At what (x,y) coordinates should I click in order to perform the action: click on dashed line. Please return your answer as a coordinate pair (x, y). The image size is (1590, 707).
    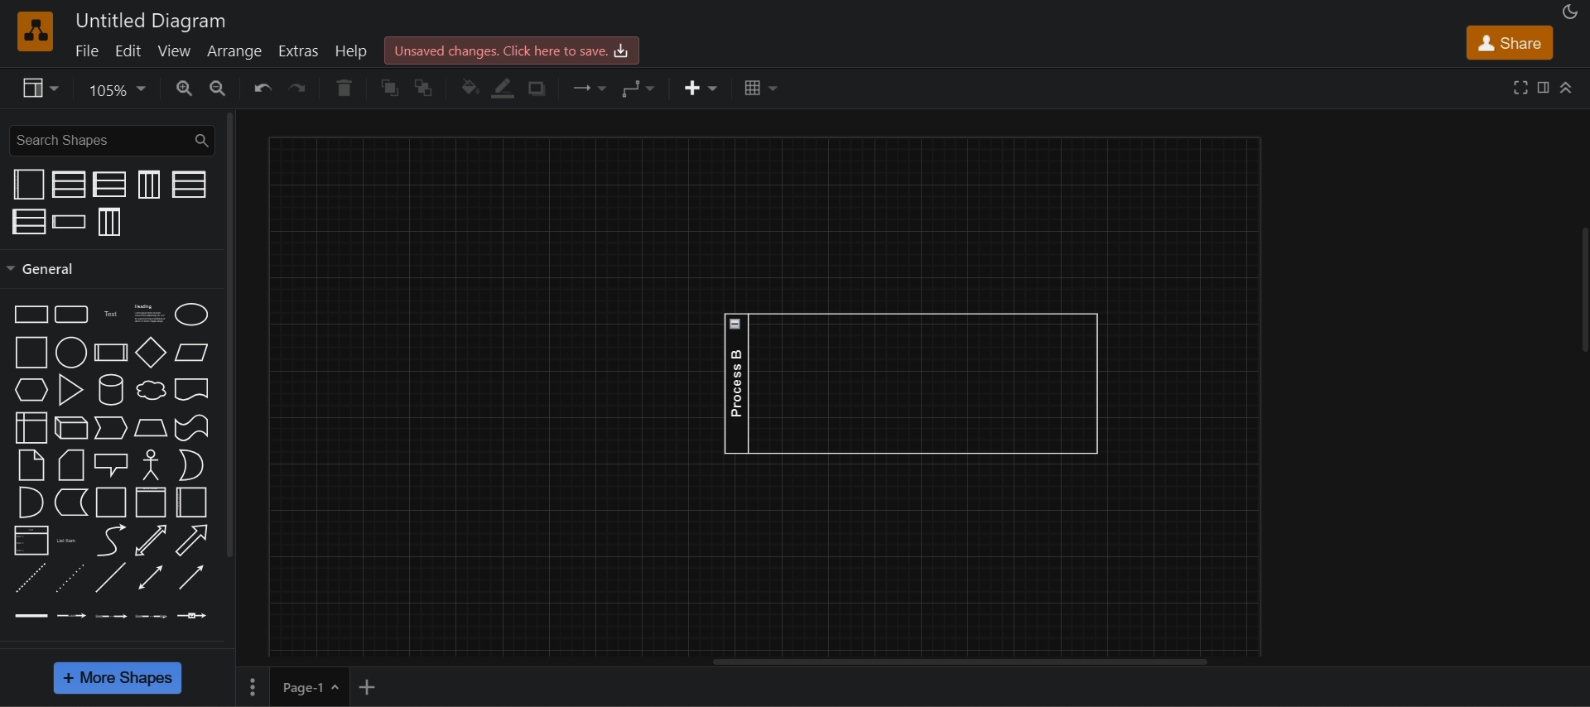
    Looking at the image, I should click on (27, 578).